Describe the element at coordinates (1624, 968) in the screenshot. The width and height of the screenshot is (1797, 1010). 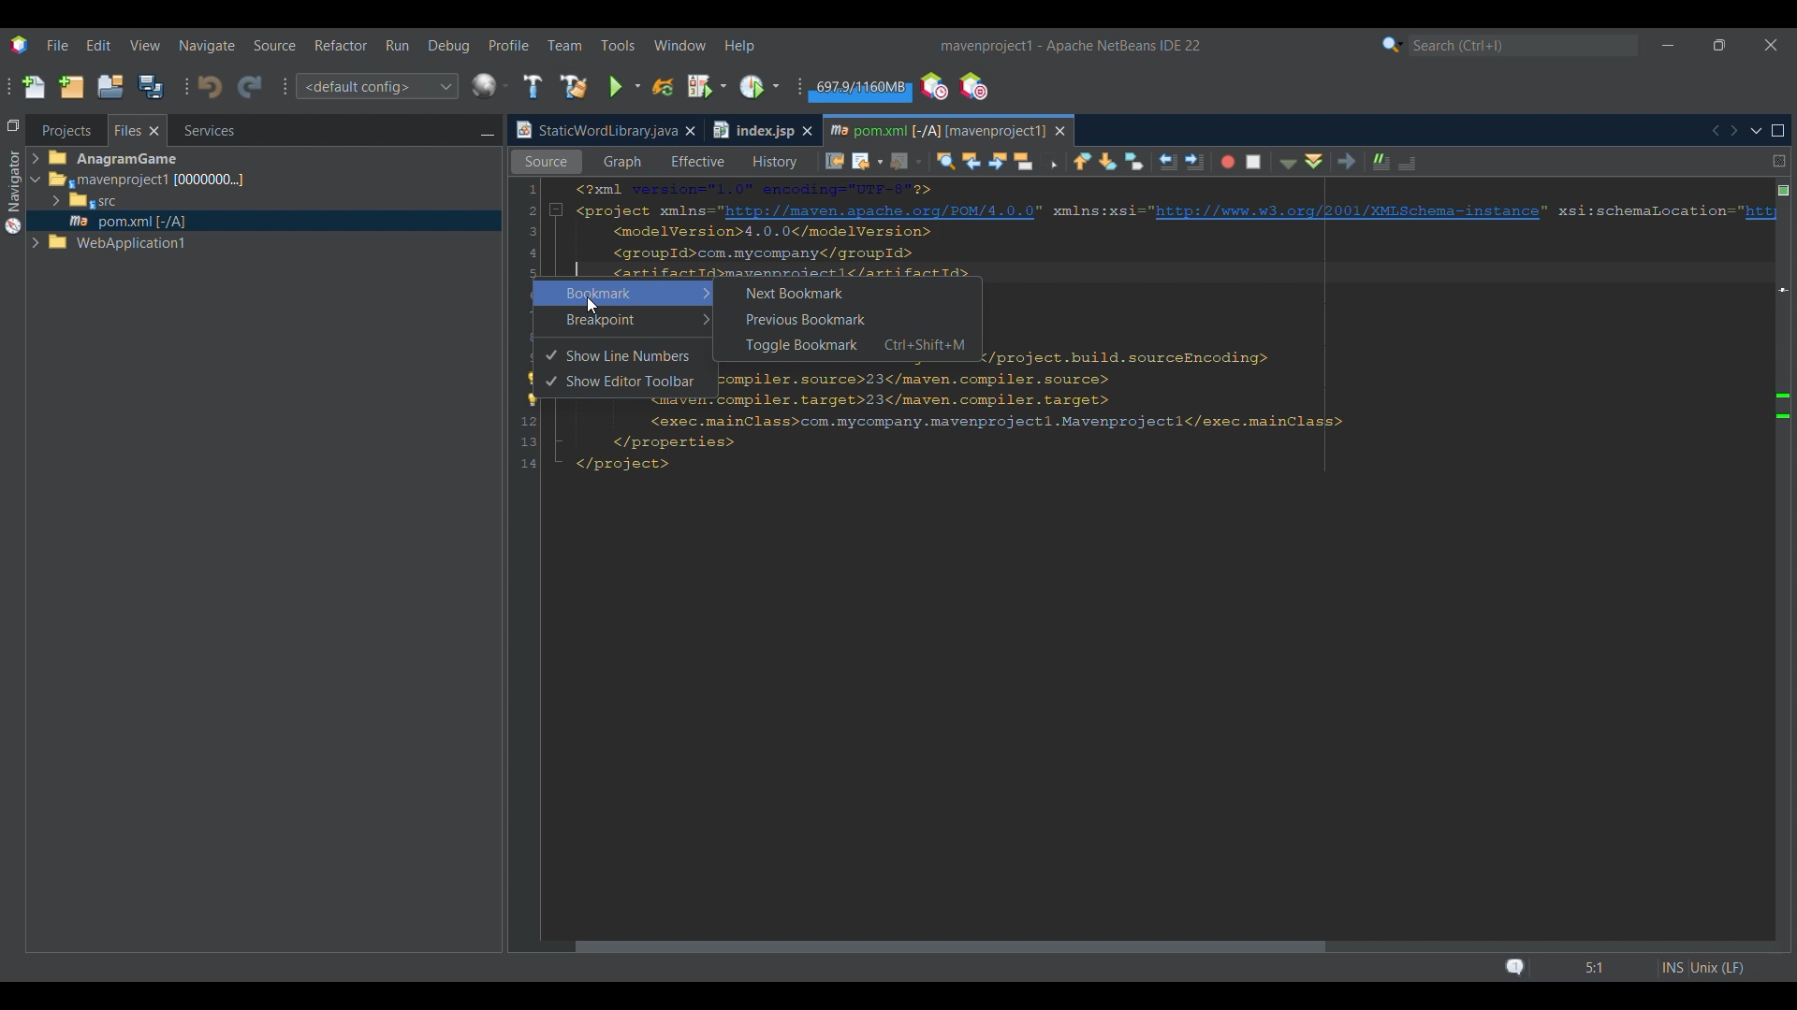
I see `Status bar details changed` at that location.